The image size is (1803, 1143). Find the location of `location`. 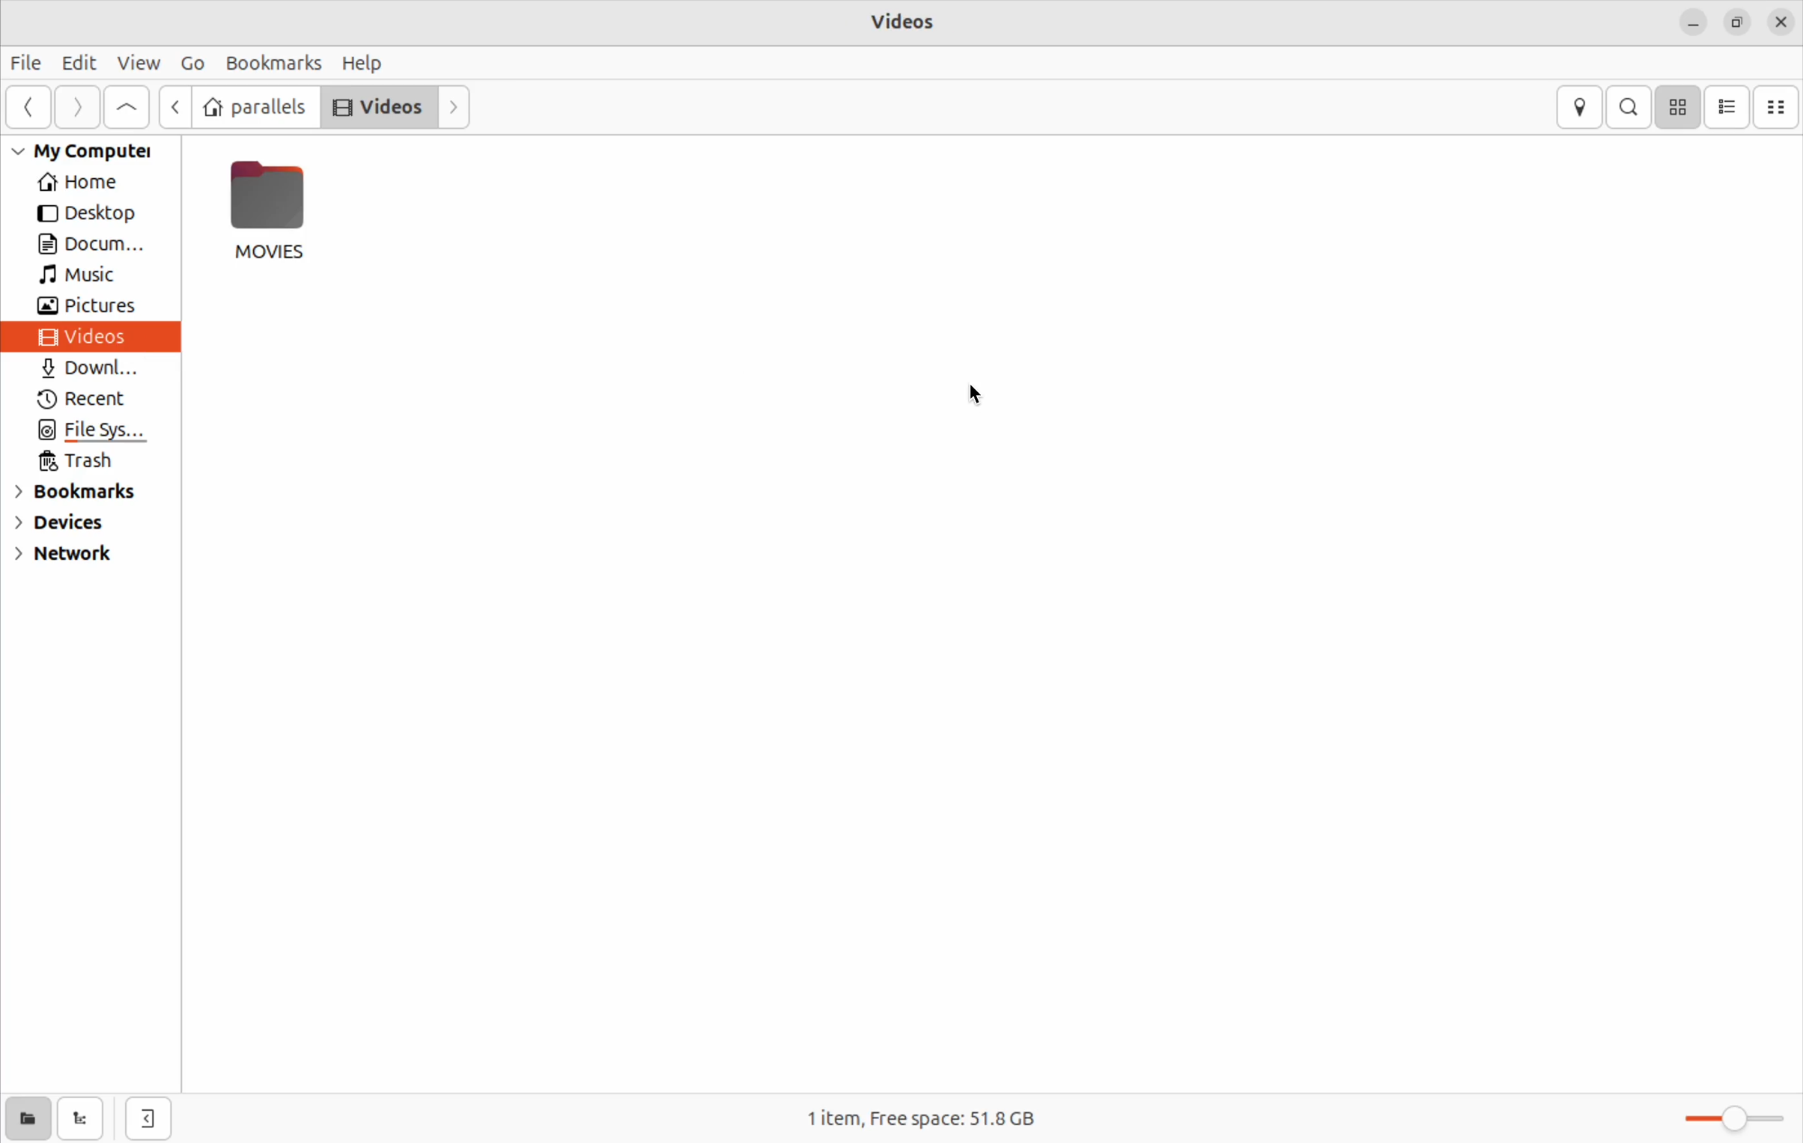

location is located at coordinates (1581, 106).